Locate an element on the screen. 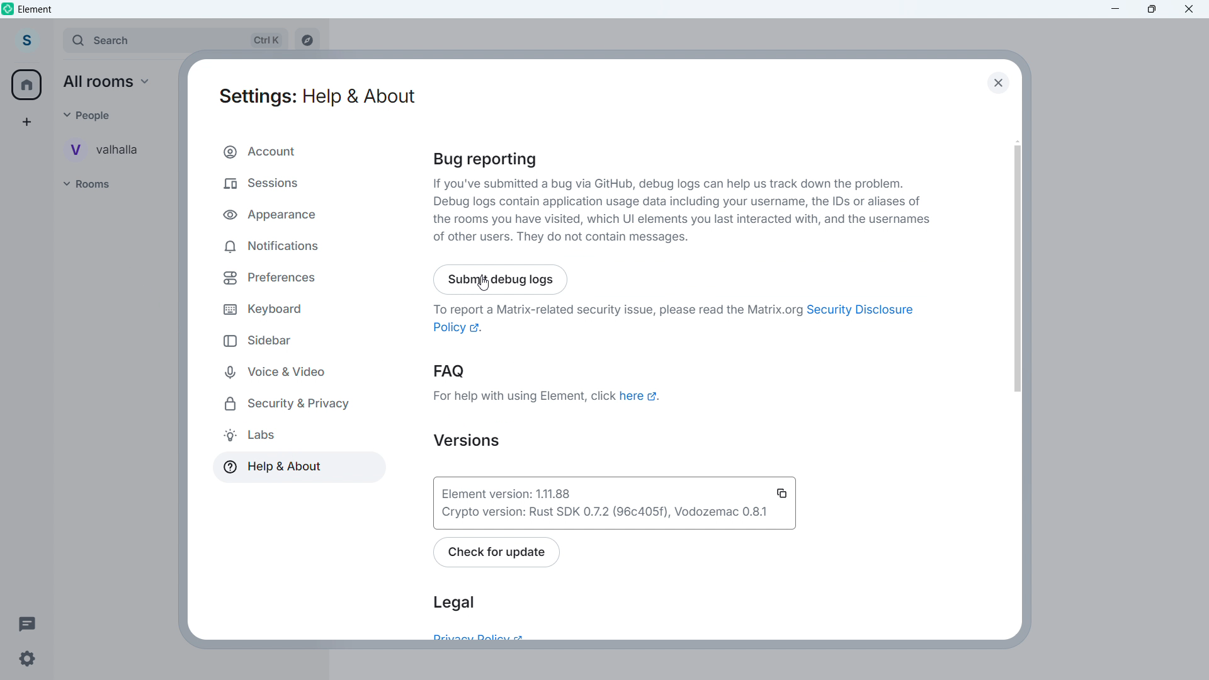  Preferences  is located at coordinates (274, 277).